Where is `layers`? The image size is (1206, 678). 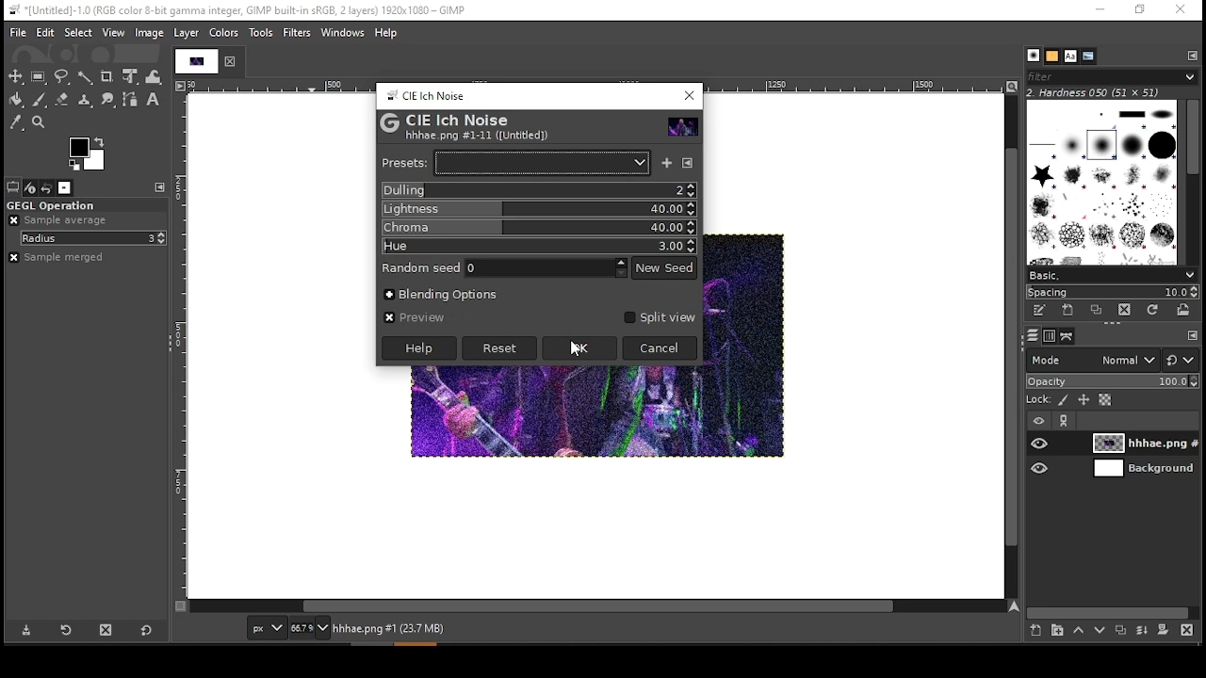
layers is located at coordinates (1029, 337).